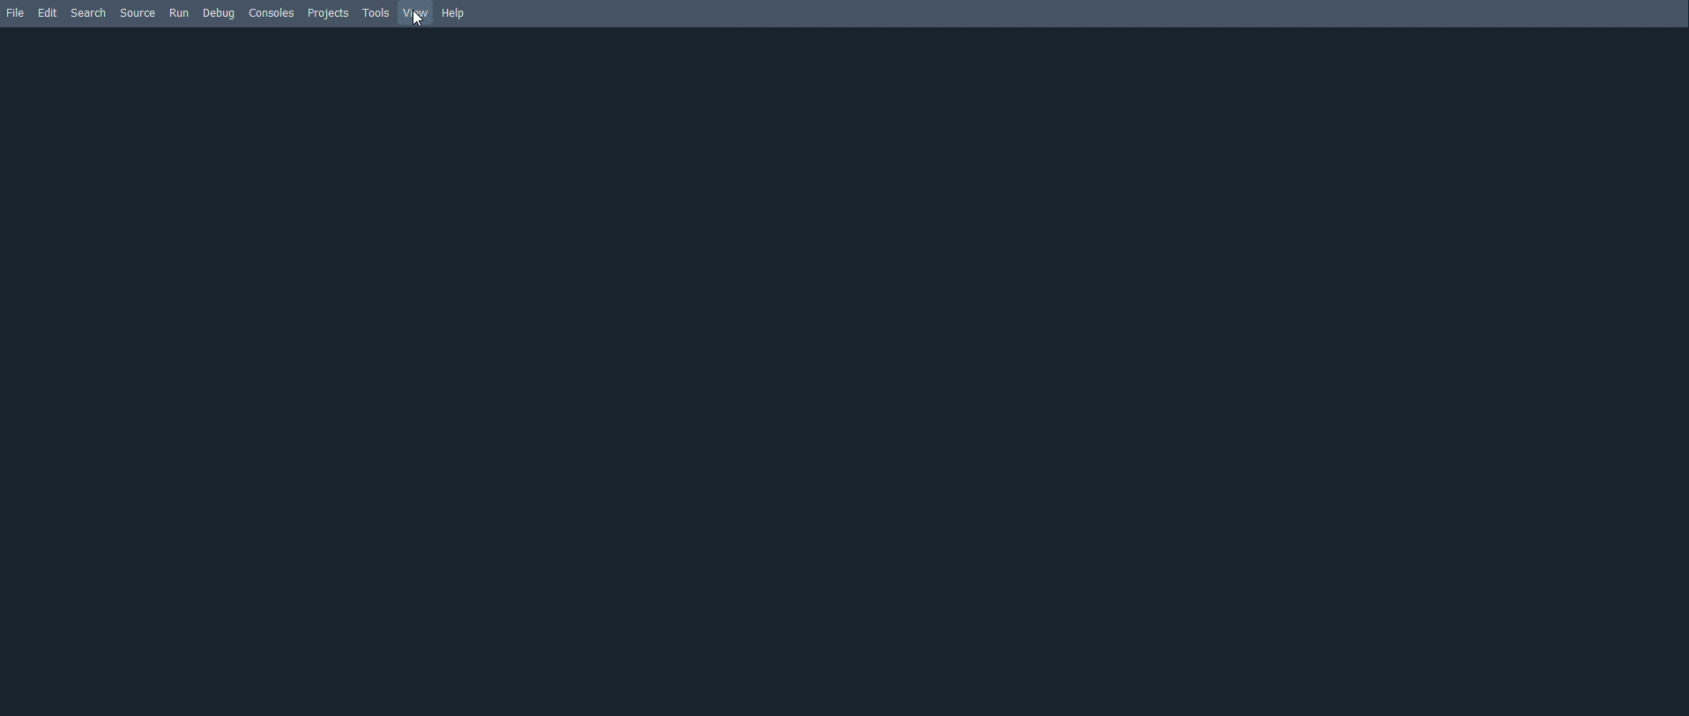  I want to click on Run, so click(179, 14).